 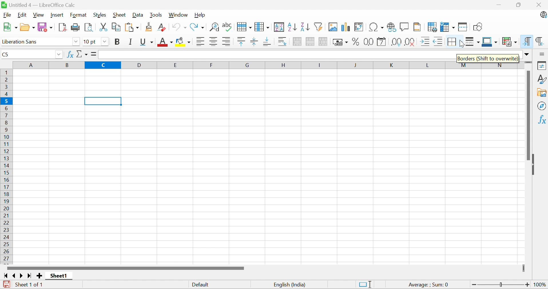 What do you see at coordinates (433, 28) in the screenshot?
I see `Define print area` at bounding box center [433, 28].